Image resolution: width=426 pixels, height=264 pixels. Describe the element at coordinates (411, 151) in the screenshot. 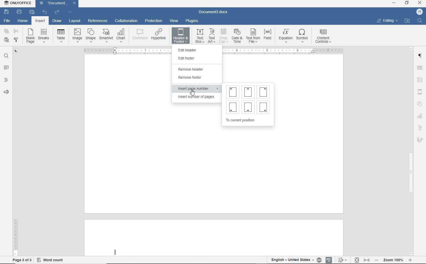

I see `SCROLLBAR` at that location.